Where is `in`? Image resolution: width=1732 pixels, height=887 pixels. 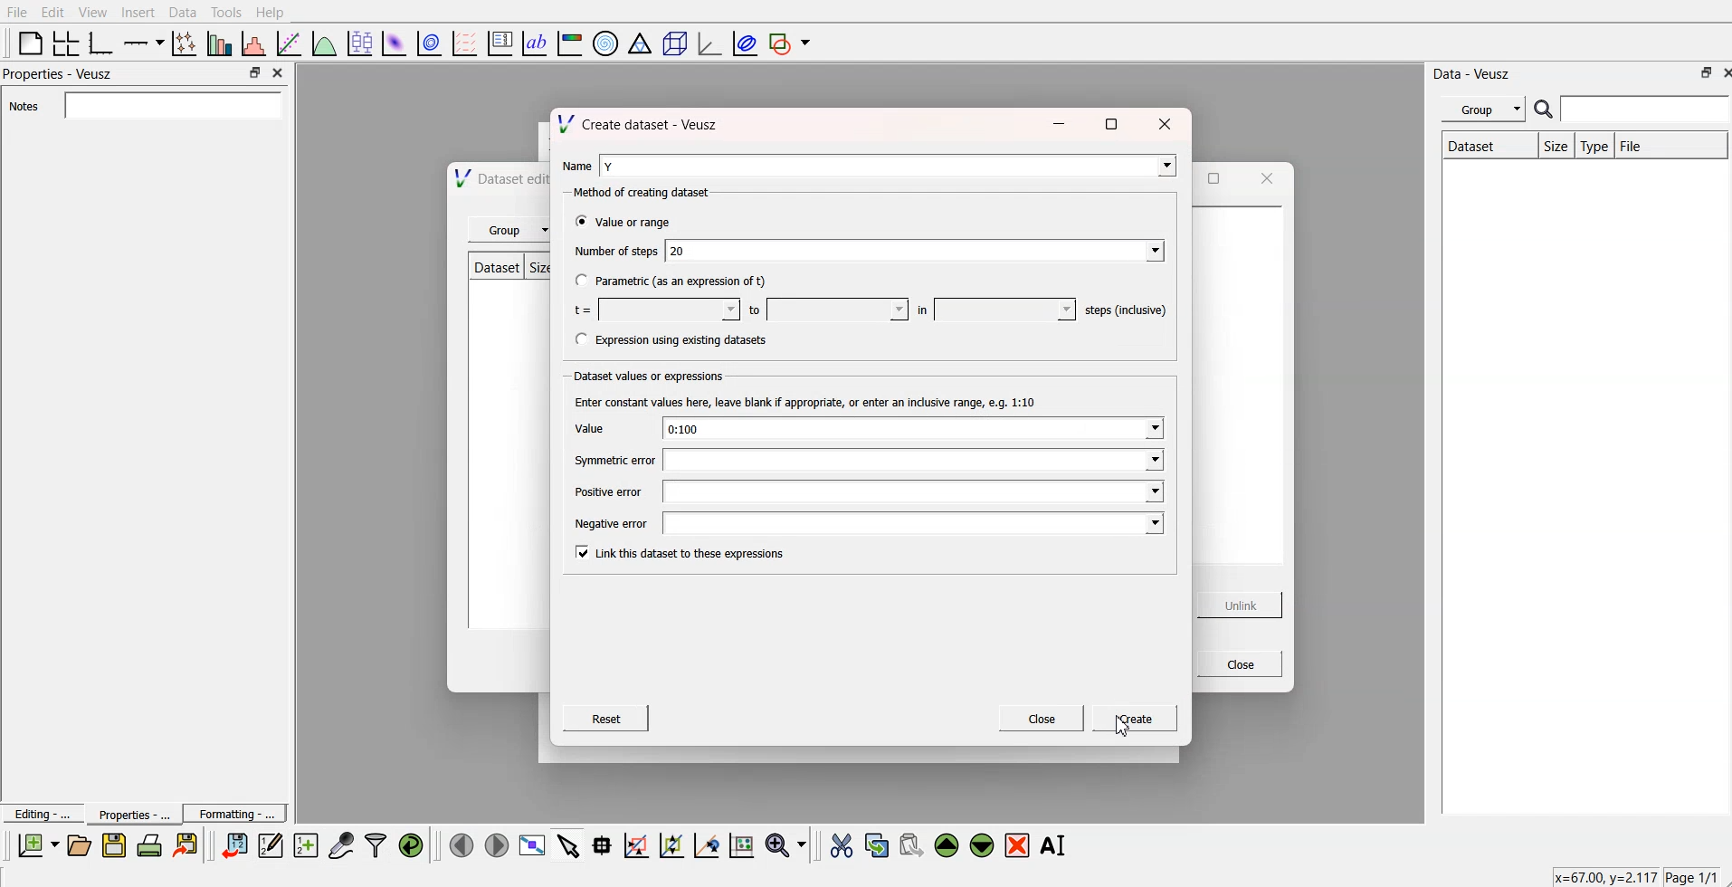
in is located at coordinates (989, 308).